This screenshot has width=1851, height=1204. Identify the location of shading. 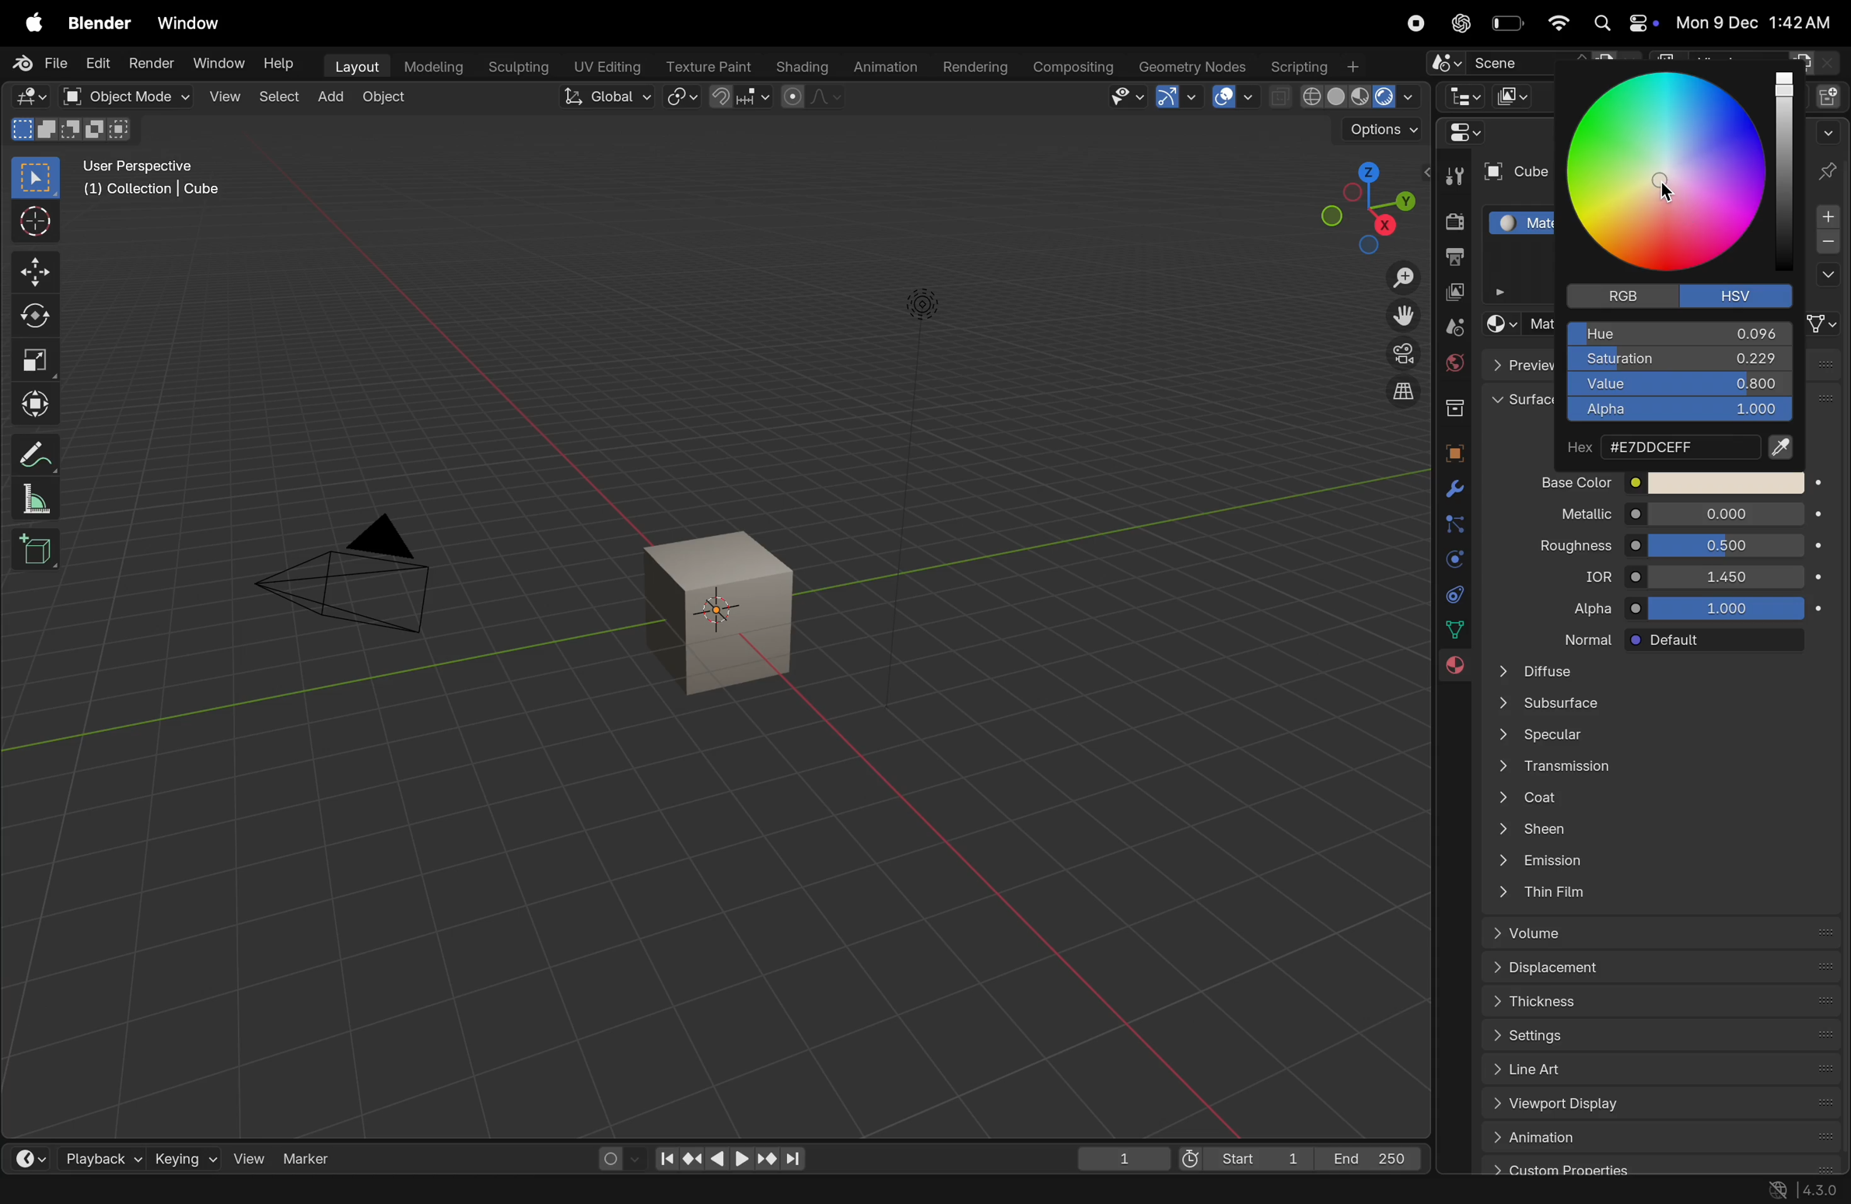
(801, 68).